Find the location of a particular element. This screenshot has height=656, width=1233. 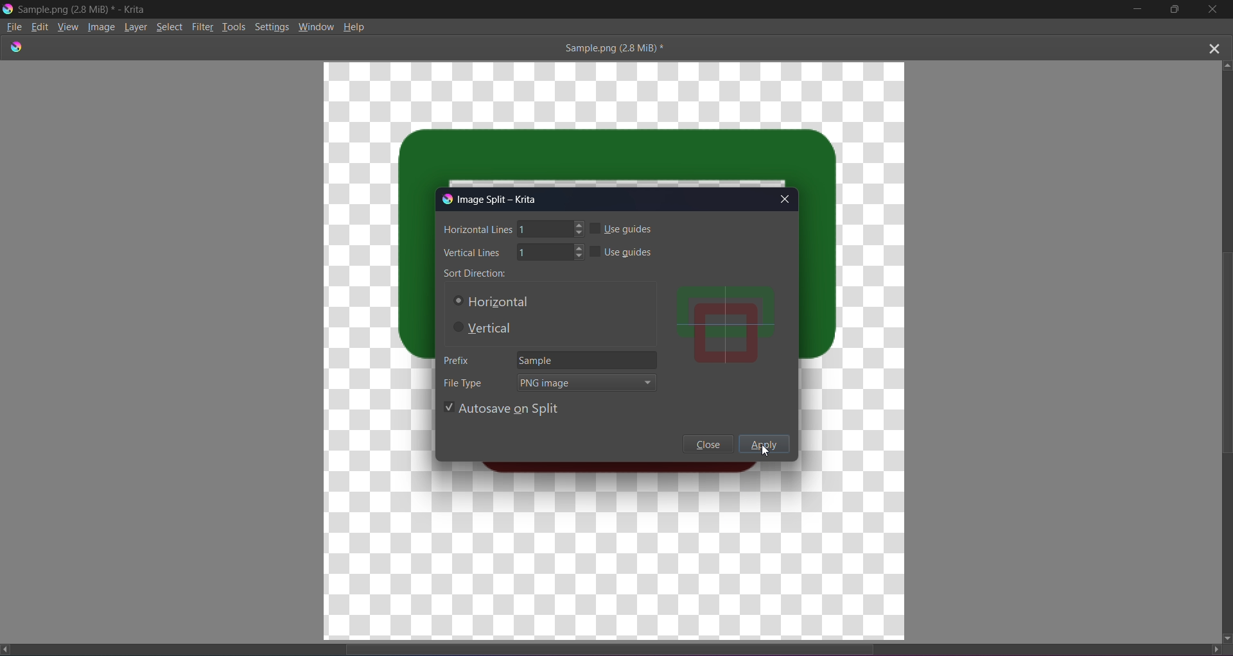

Logo is located at coordinates (8, 8).